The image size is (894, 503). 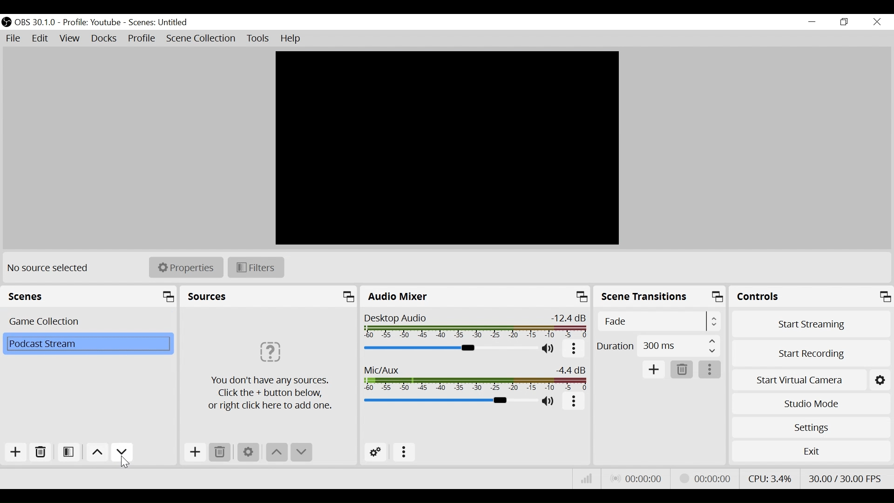 I want to click on Scenes Name, so click(x=161, y=22).